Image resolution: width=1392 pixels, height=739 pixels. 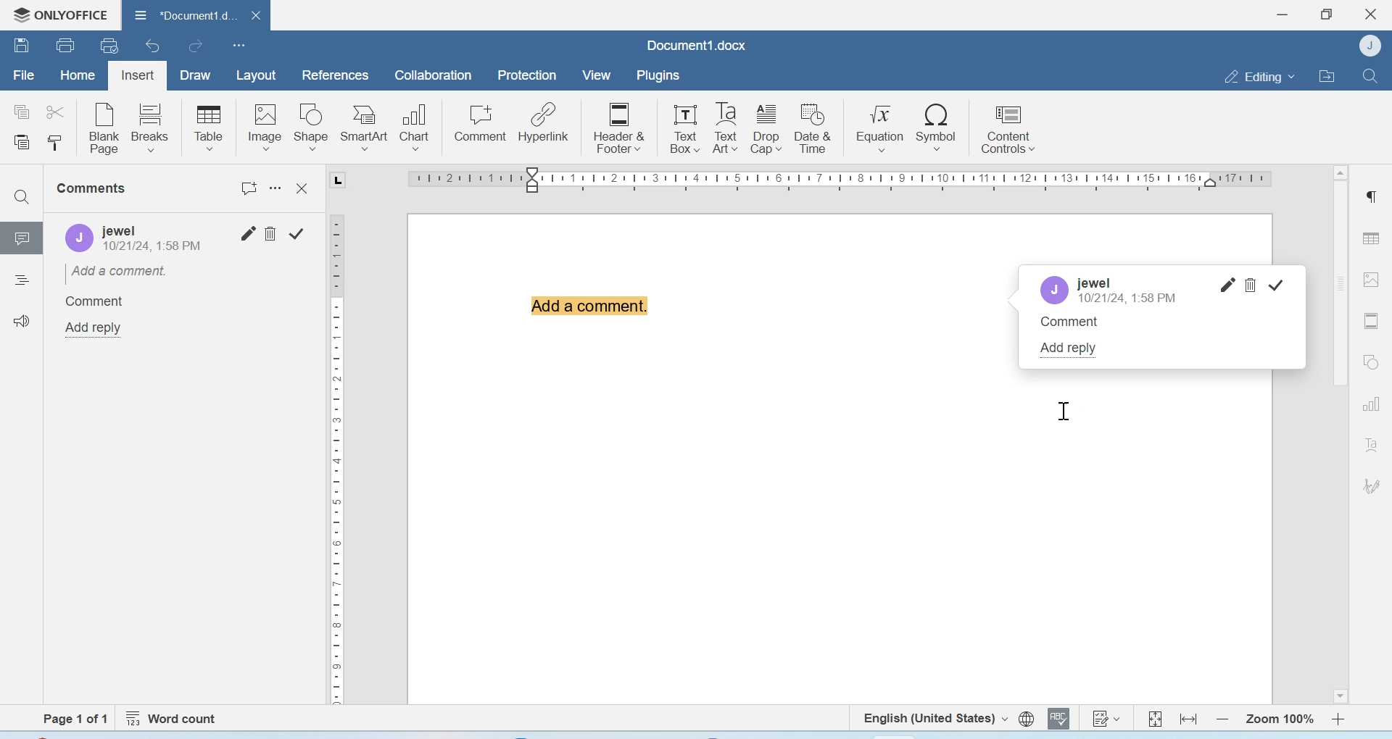 I want to click on Set text language, so click(x=933, y=717).